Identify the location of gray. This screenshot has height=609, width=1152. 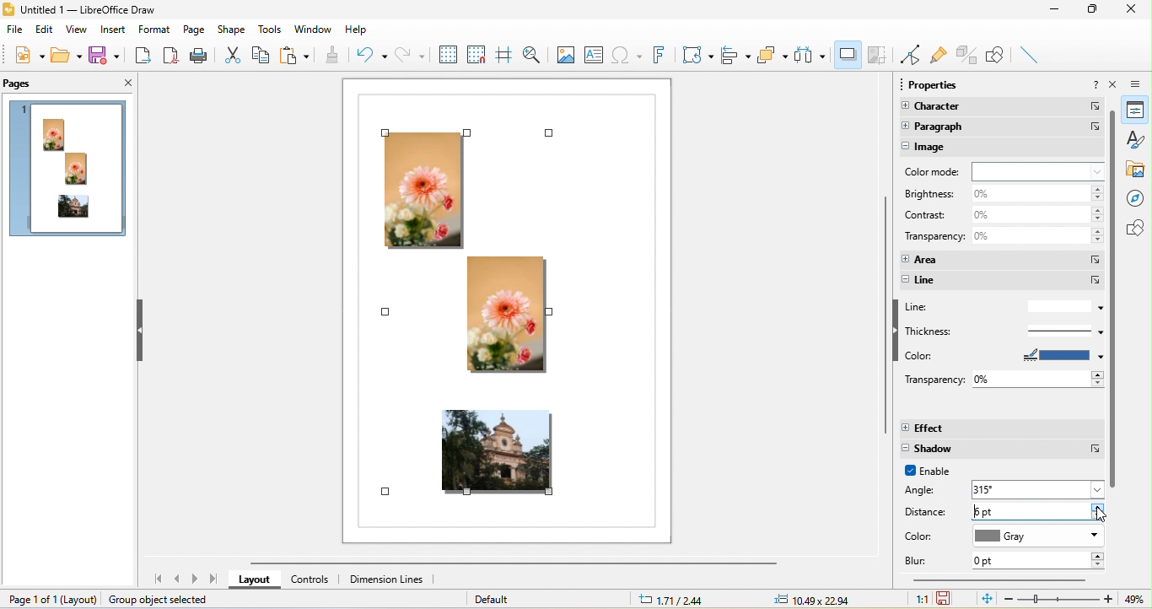
(1038, 537).